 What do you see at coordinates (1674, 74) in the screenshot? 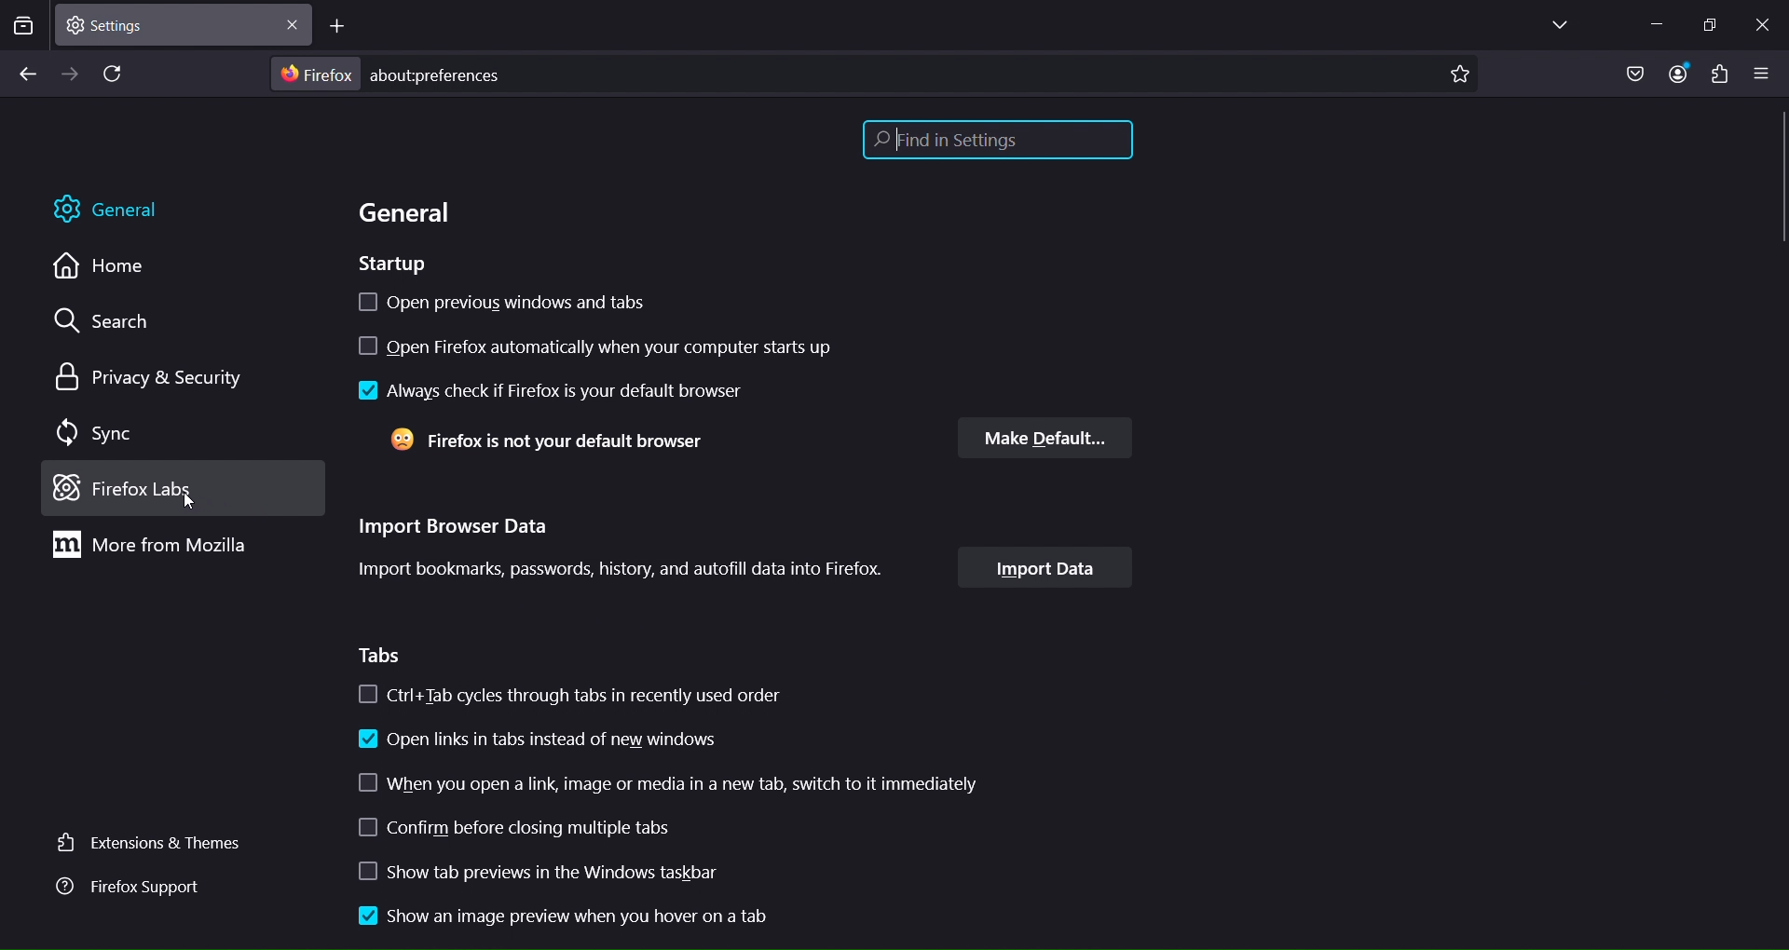
I see `account` at bounding box center [1674, 74].